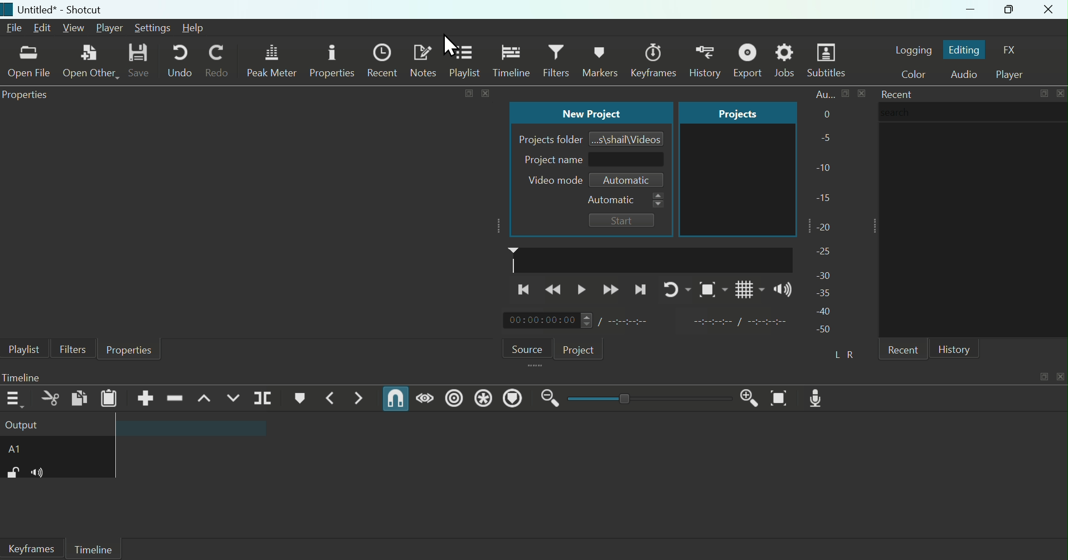 The width and height of the screenshot is (1068, 560). What do you see at coordinates (910, 75) in the screenshot?
I see `Color` at bounding box center [910, 75].